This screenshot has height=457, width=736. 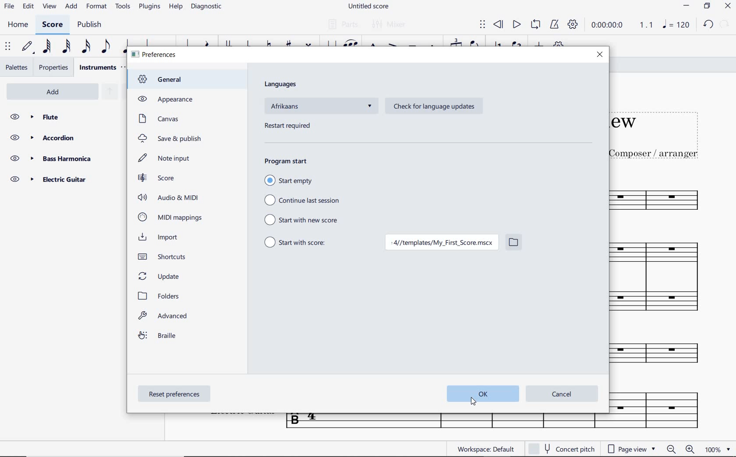 What do you see at coordinates (9, 7) in the screenshot?
I see `file` at bounding box center [9, 7].